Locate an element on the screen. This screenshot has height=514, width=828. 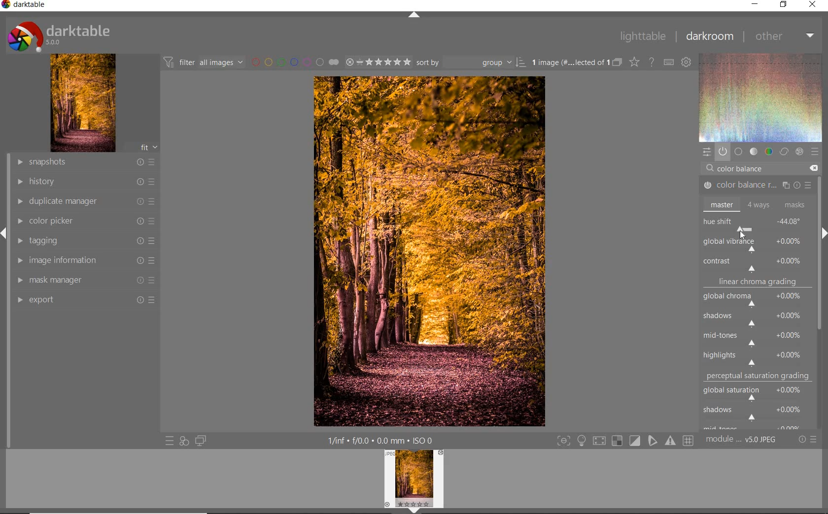
CURSOR POSITION is located at coordinates (743, 234).